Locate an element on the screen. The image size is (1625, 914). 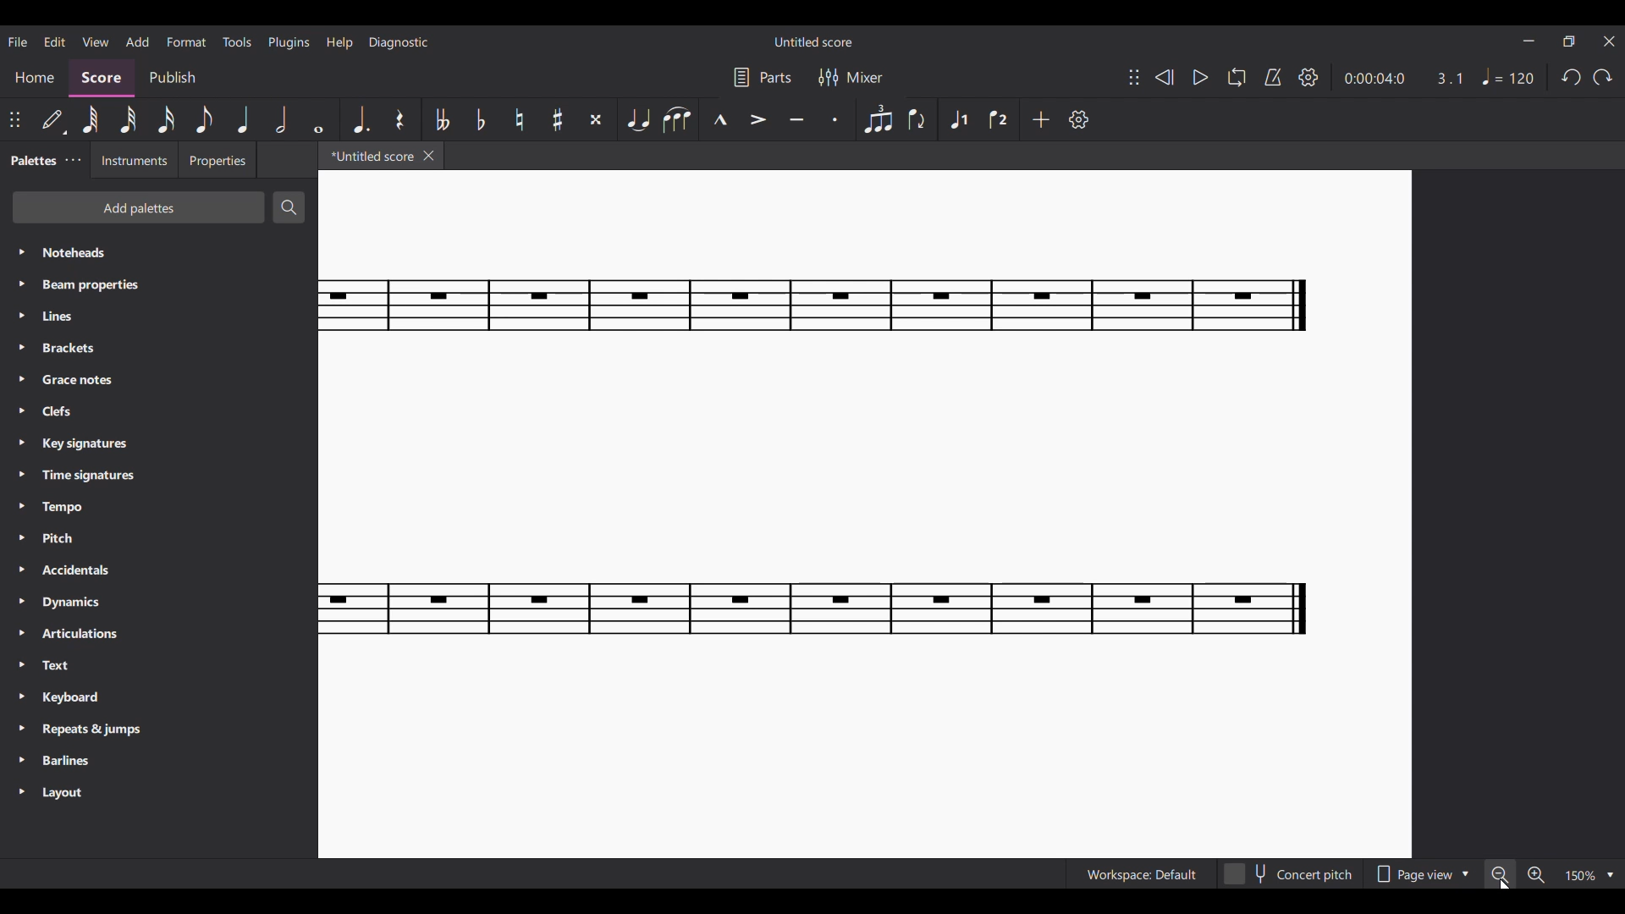
Clefs is located at coordinates (158, 411).